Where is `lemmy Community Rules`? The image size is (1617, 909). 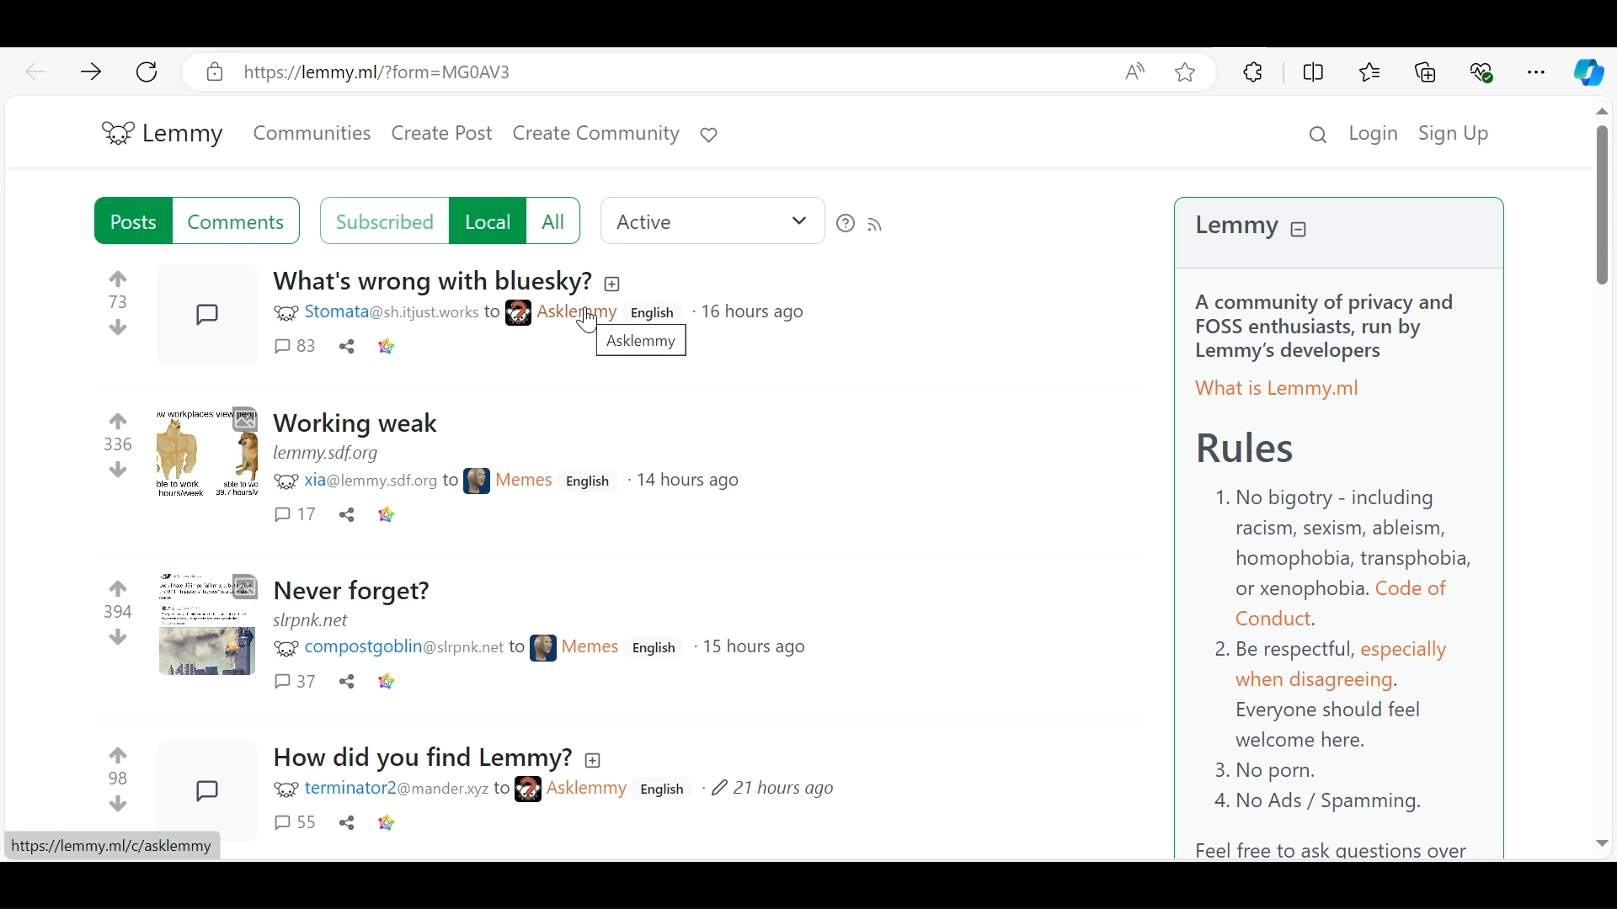
lemmy Community Rules is located at coordinates (1342, 529).